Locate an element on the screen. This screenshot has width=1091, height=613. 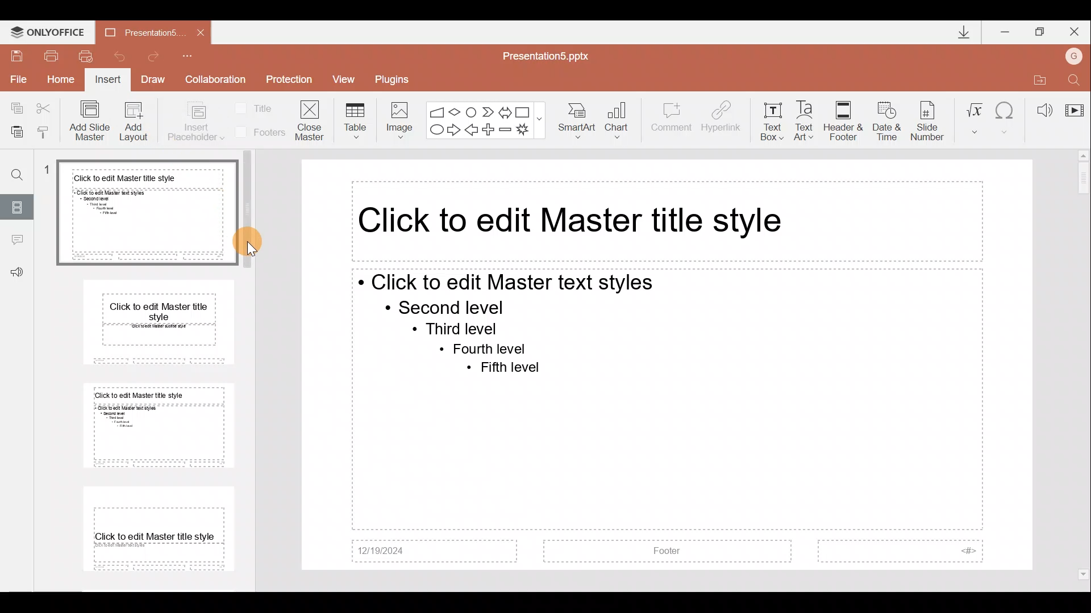
Document name is located at coordinates (136, 32).